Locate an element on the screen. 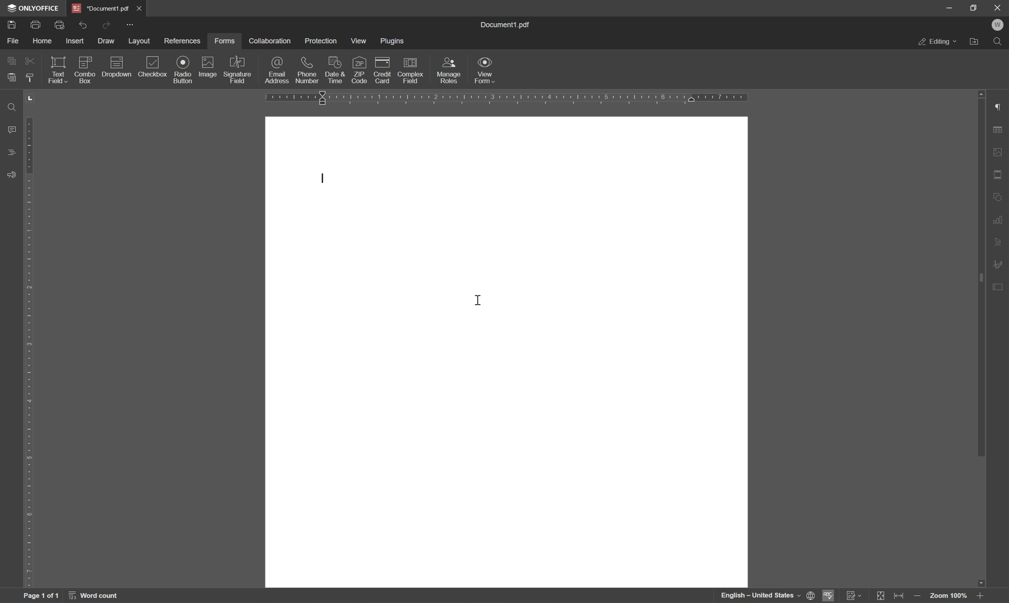 This screenshot has height=603, width=1009. open file location is located at coordinates (973, 42).